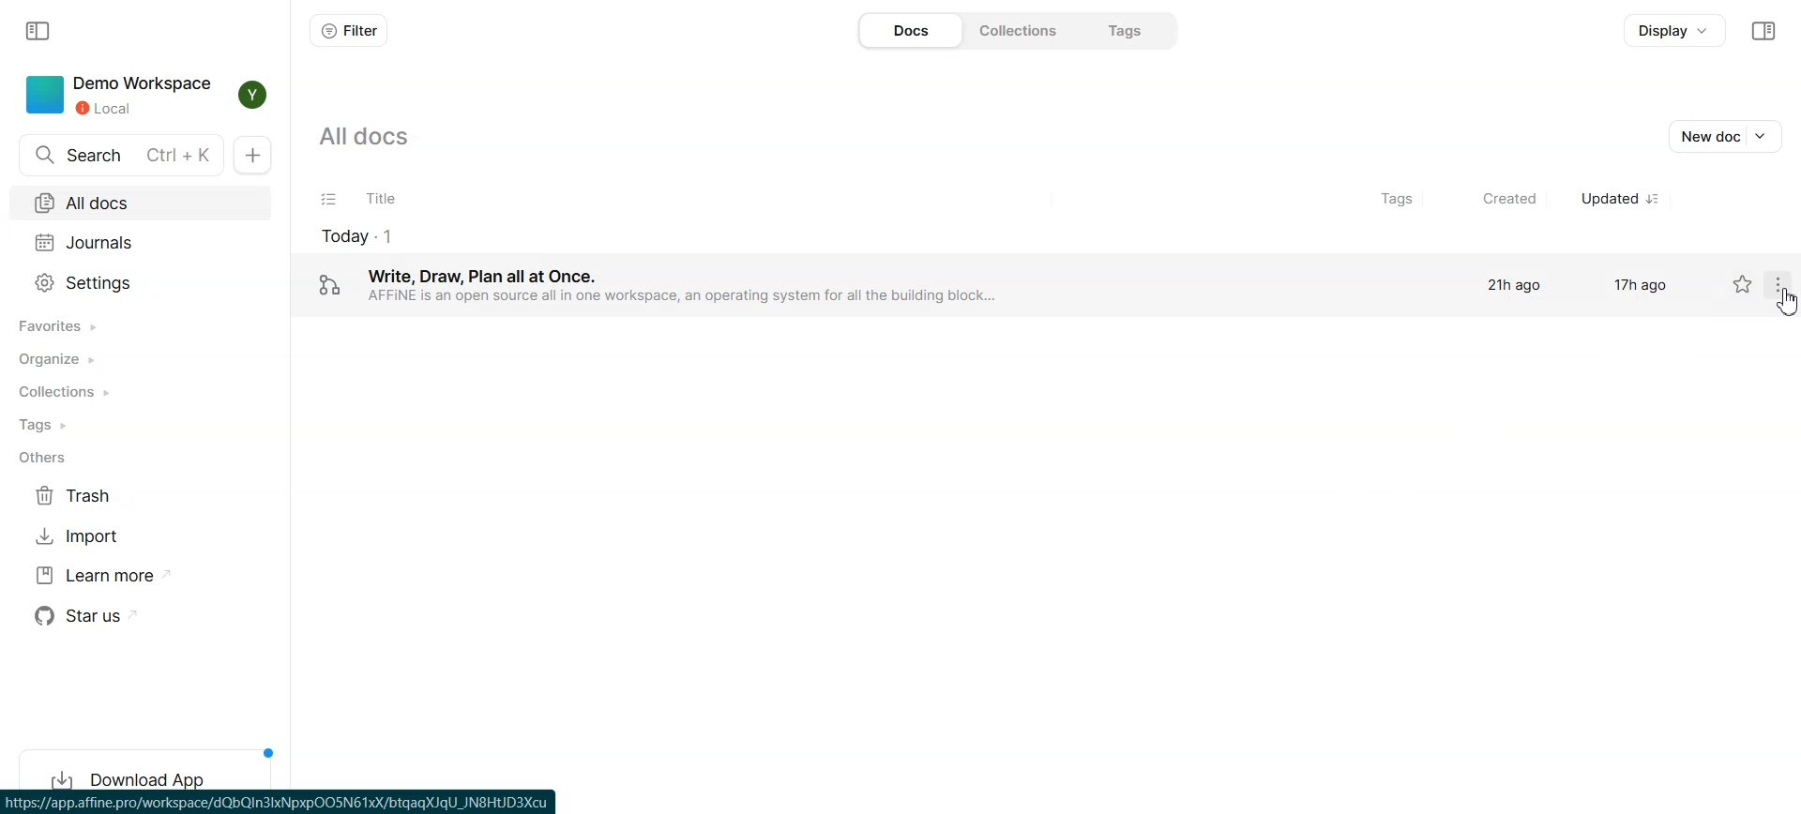  Describe the element at coordinates (143, 458) in the screenshot. I see `Others` at that location.